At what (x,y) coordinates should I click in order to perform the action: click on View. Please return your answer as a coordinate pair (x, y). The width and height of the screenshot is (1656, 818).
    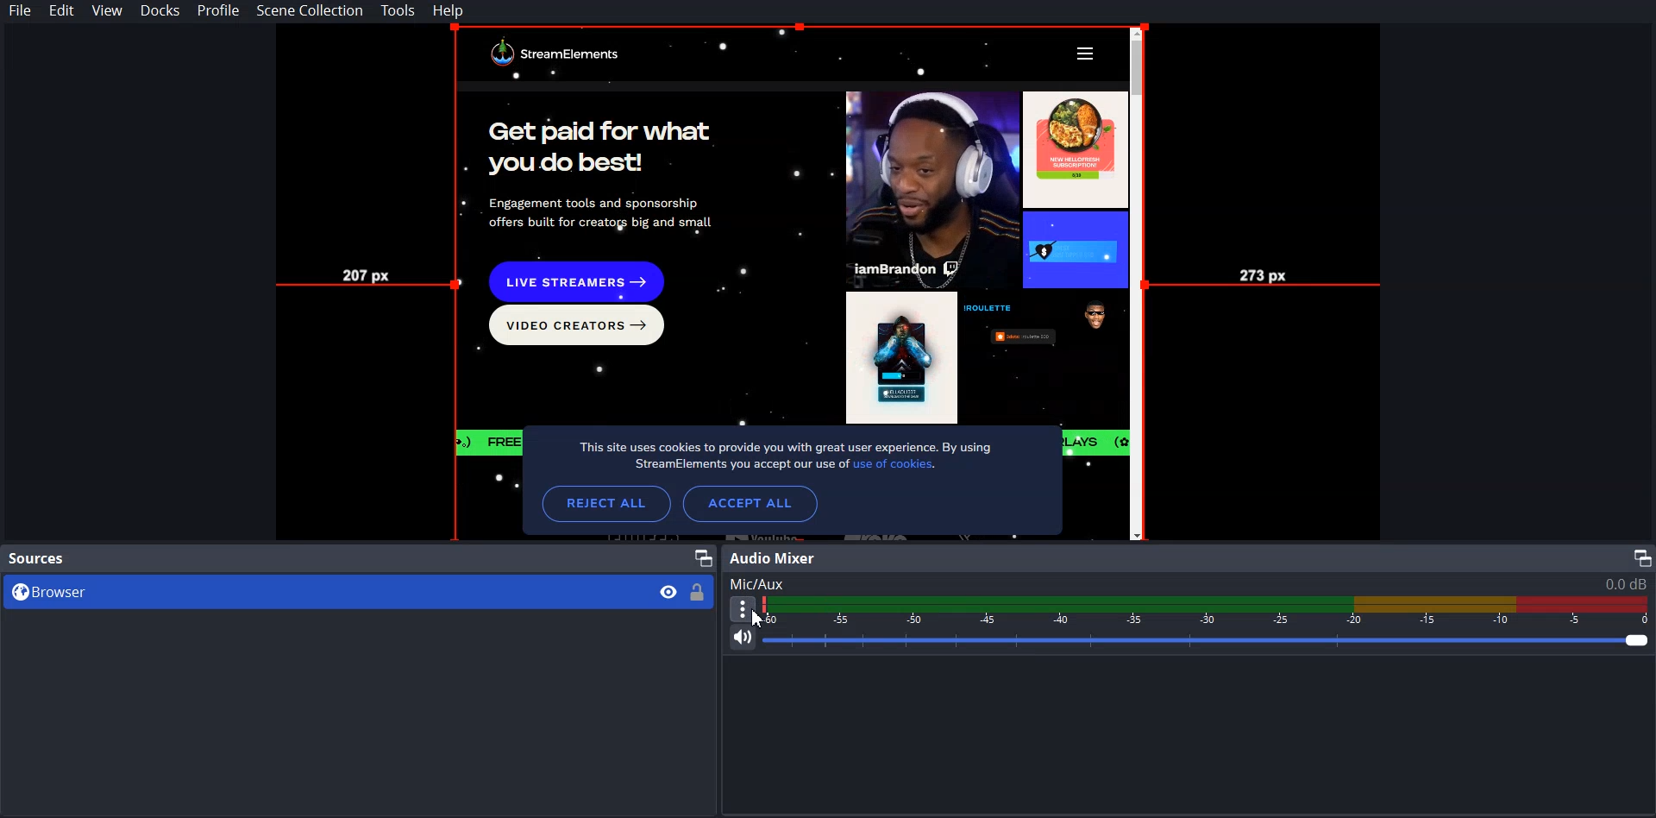
    Looking at the image, I should click on (106, 11).